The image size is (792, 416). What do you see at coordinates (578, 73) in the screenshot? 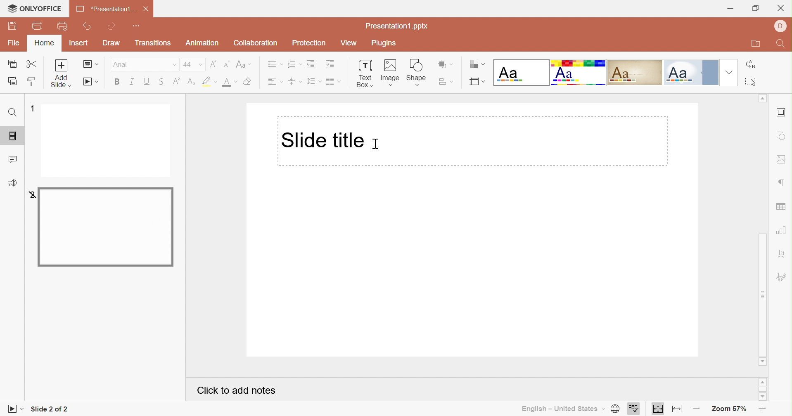
I see `Basic` at bounding box center [578, 73].